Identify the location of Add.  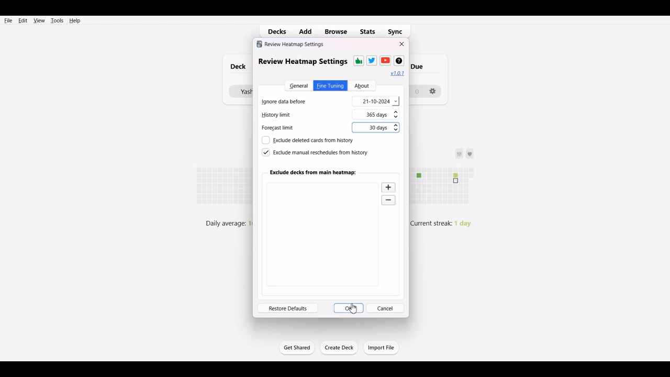
(307, 31).